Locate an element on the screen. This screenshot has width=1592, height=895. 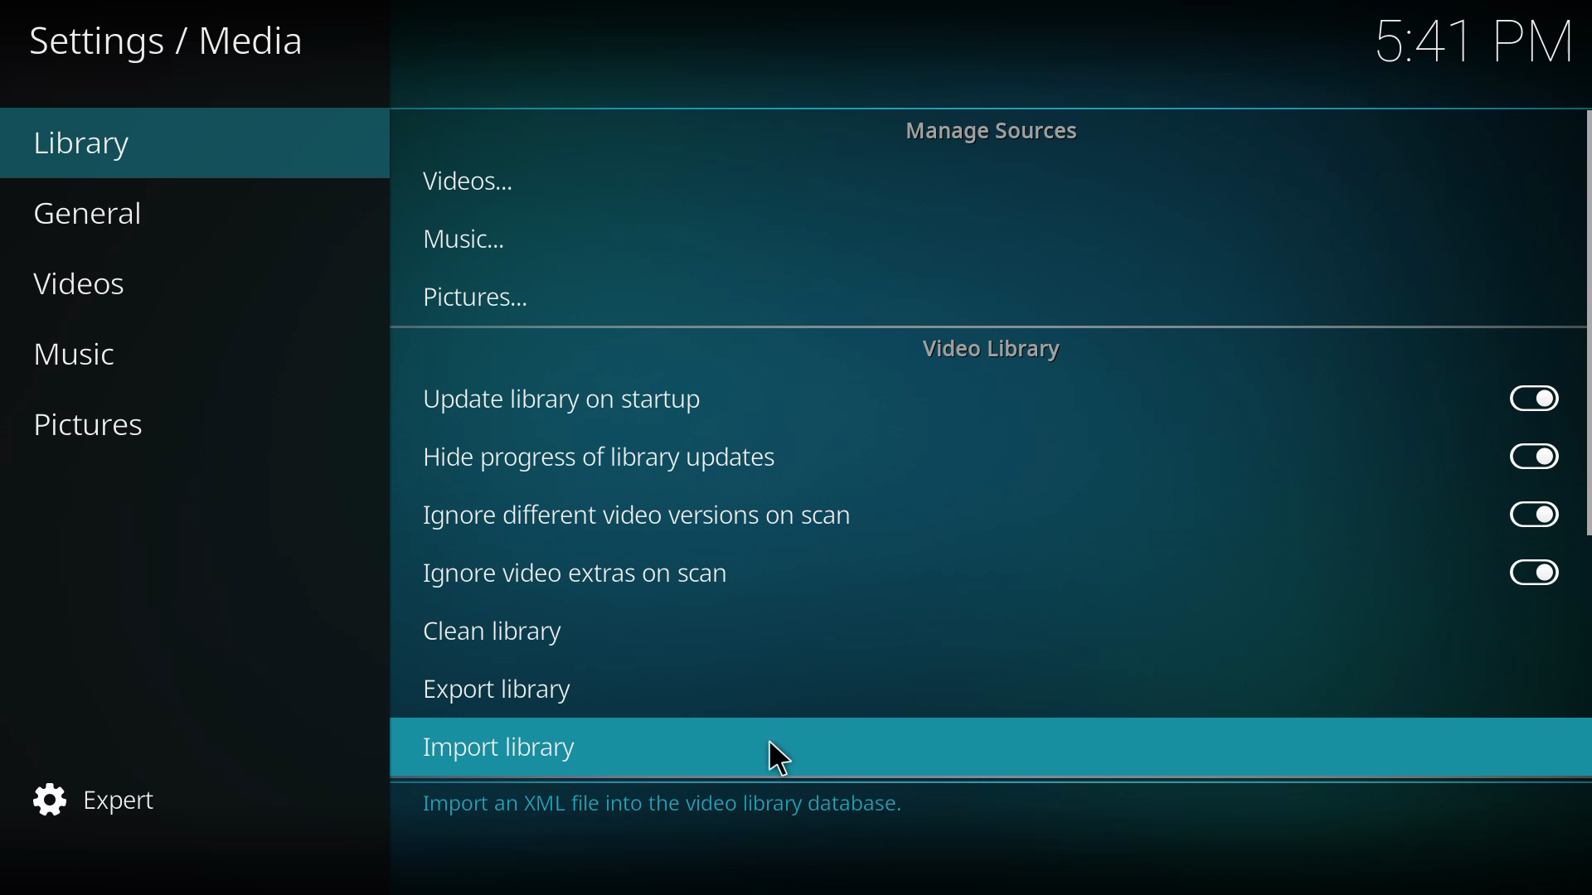
cursor is located at coordinates (777, 762).